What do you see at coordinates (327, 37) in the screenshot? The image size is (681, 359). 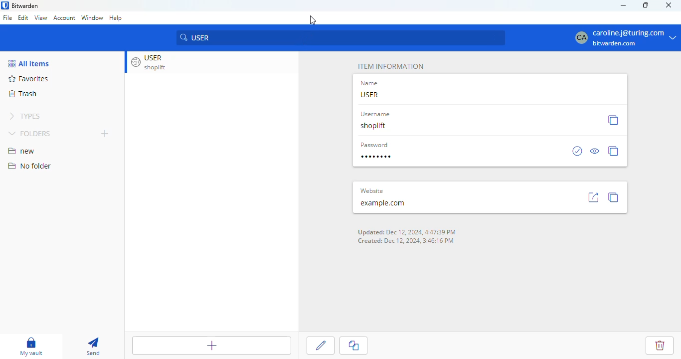 I see `USER` at bounding box center [327, 37].